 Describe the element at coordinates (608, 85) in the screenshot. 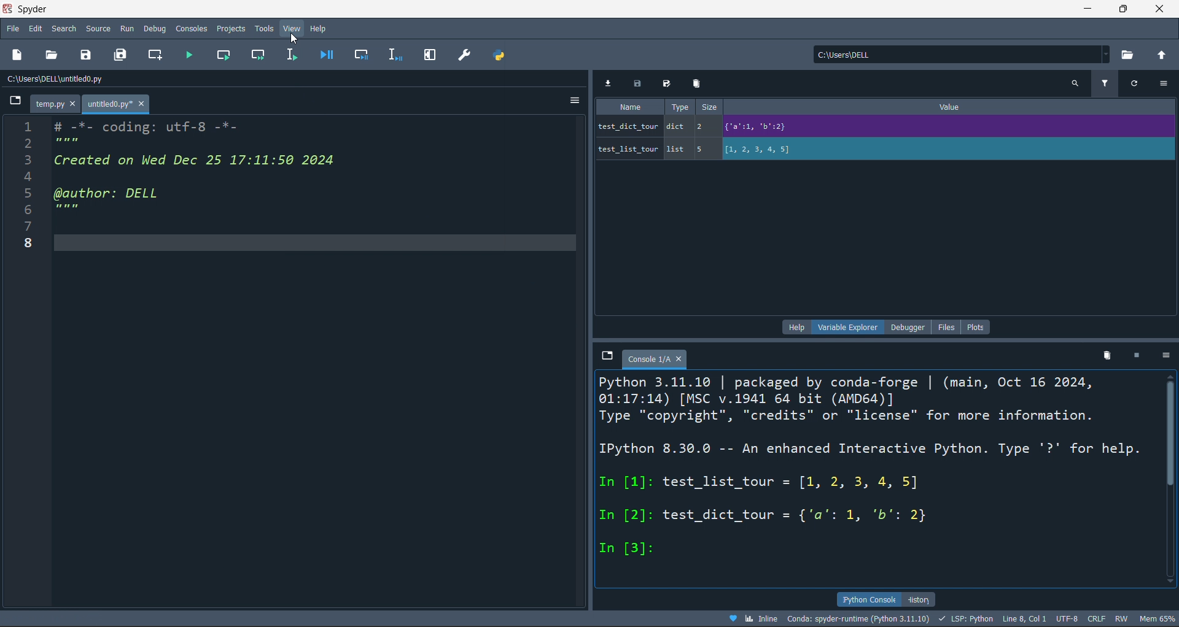

I see `export` at that location.